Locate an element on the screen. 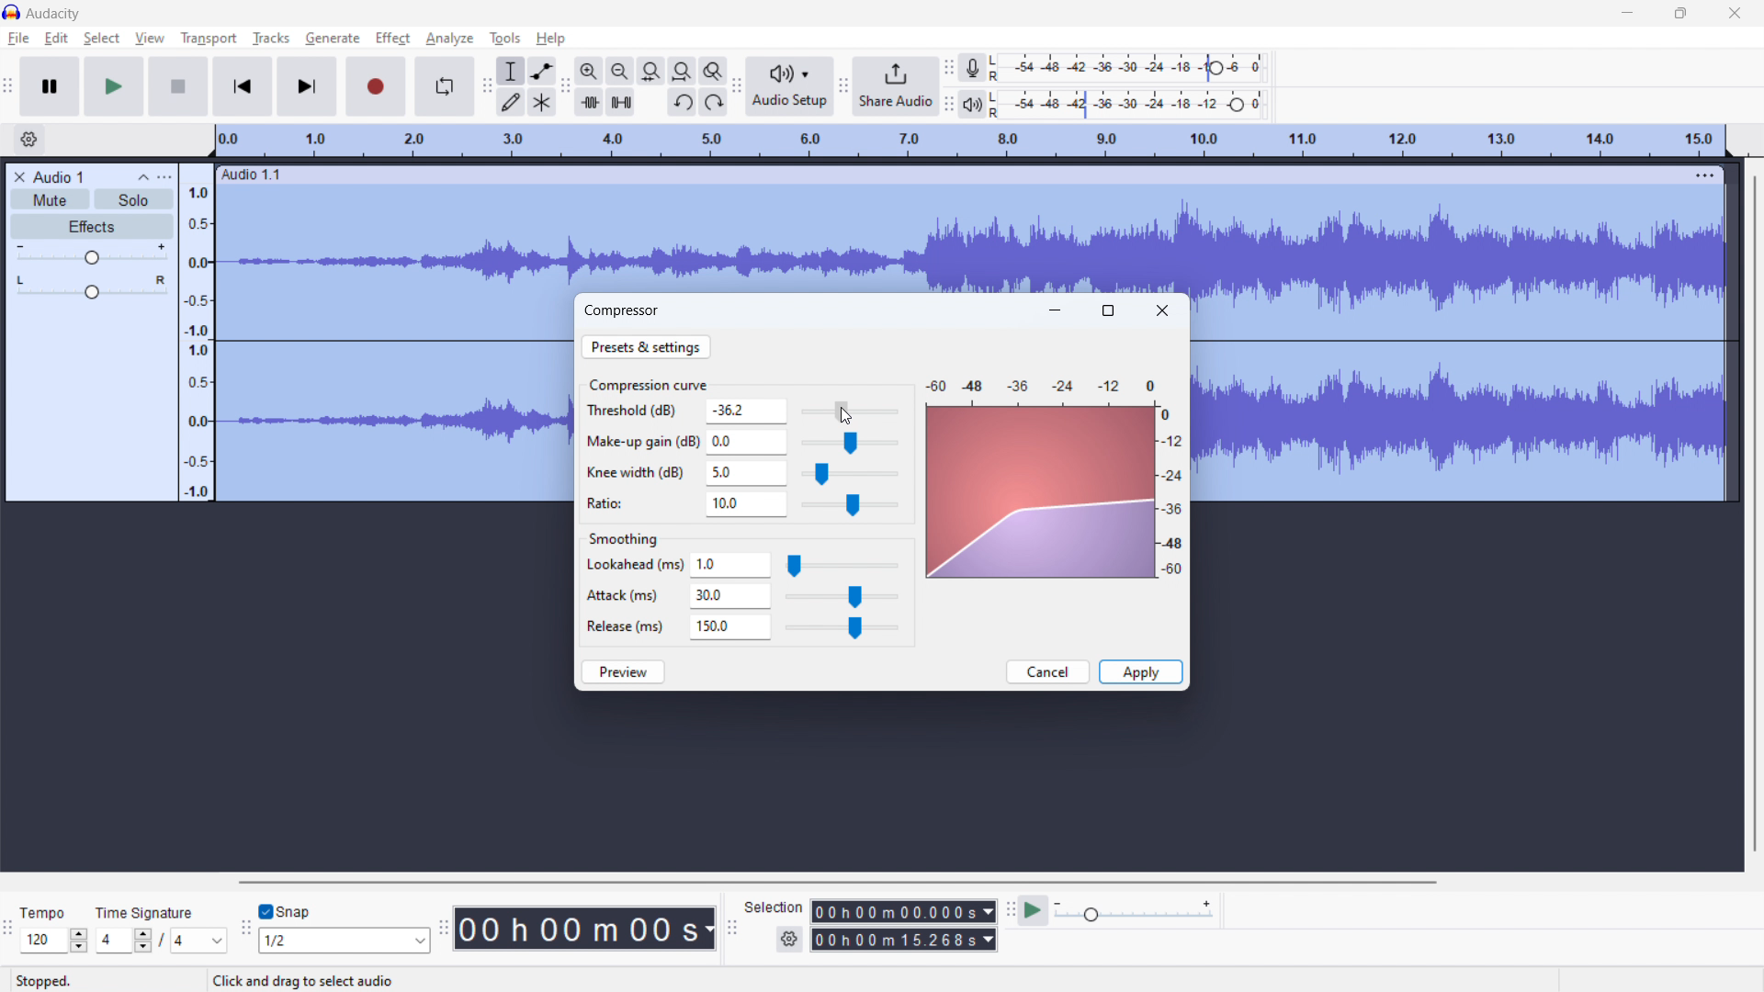  graph updating is located at coordinates (1042, 493).